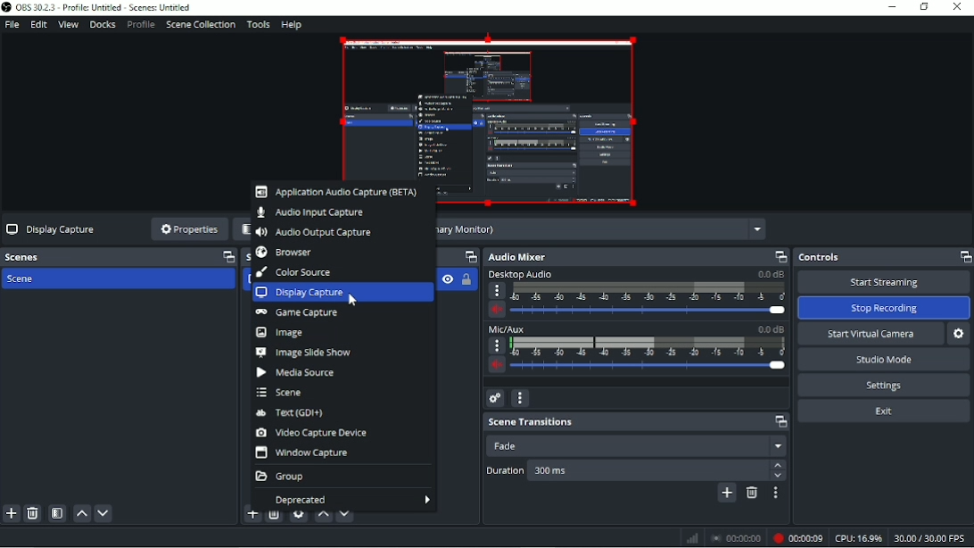 The image size is (974, 548). Describe the element at coordinates (310, 214) in the screenshot. I see `Audio input capture` at that location.